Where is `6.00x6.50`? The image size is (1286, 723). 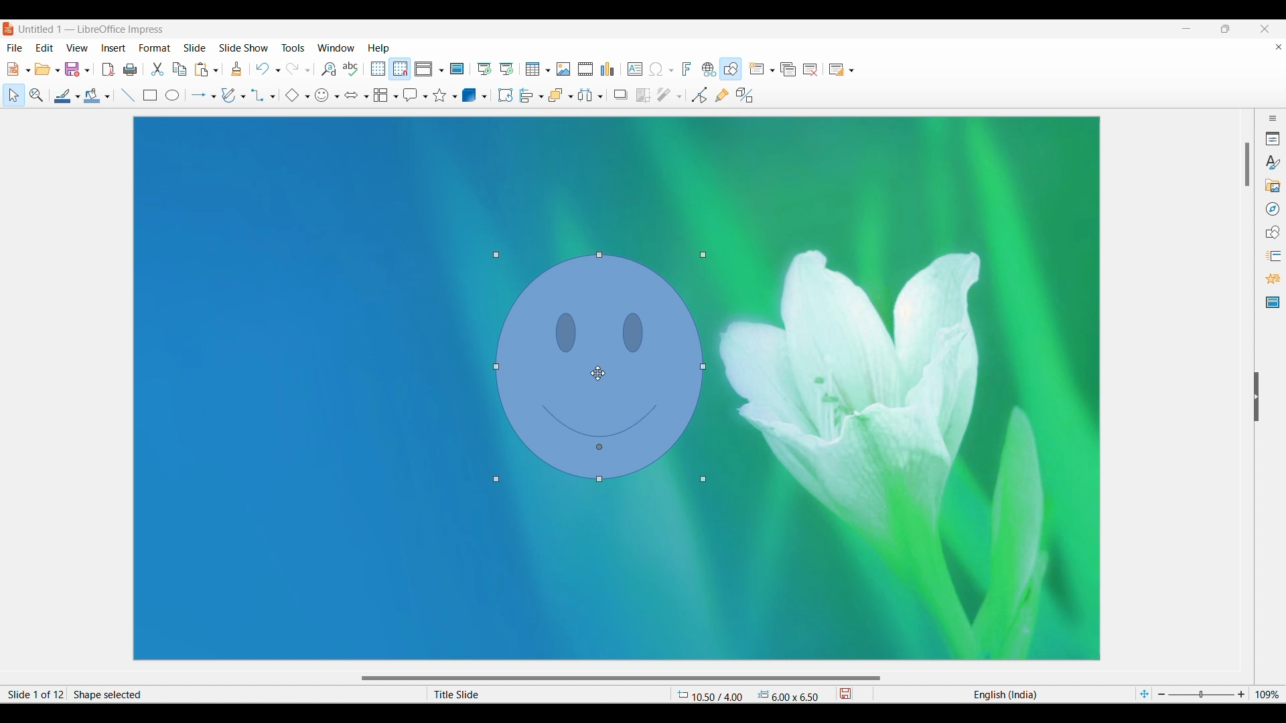 6.00x6.50 is located at coordinates (788, 694).